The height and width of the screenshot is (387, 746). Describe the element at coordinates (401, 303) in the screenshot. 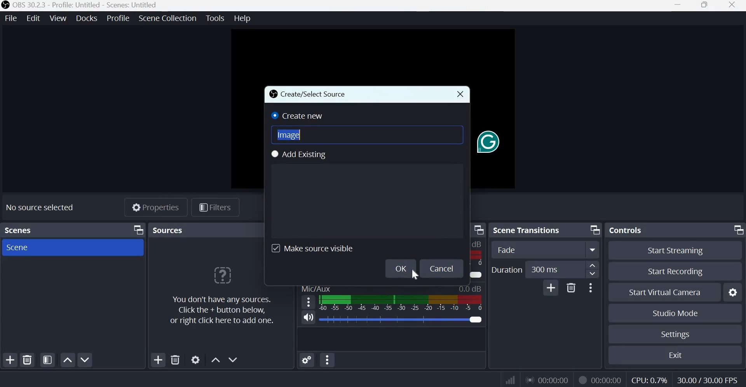

I see `Volume Meter` at that location.